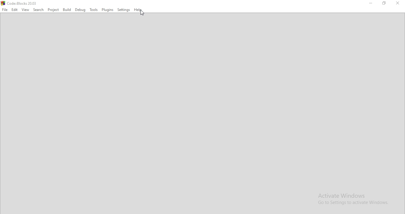  What do you see at coordinates (123, 9) in the screenshot?
I see `Settings ` at bounding box center [123, 9].